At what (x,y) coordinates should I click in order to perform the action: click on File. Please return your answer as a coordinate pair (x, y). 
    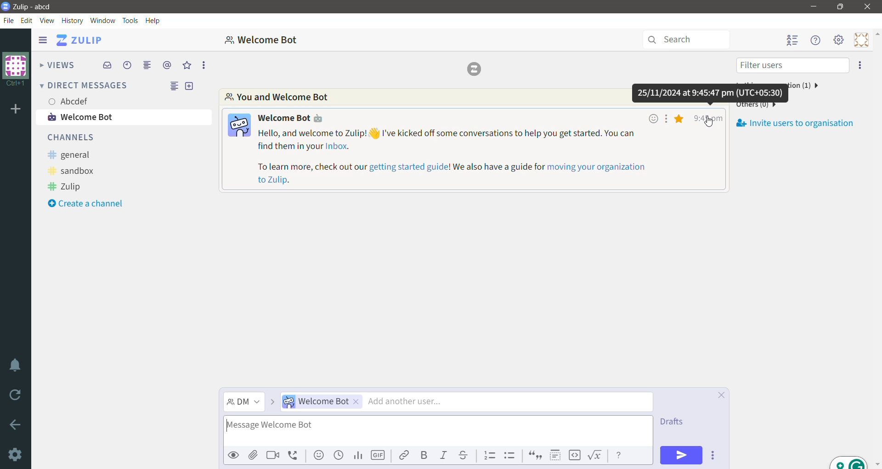
    Looking at the image, I should click on (9, 21).